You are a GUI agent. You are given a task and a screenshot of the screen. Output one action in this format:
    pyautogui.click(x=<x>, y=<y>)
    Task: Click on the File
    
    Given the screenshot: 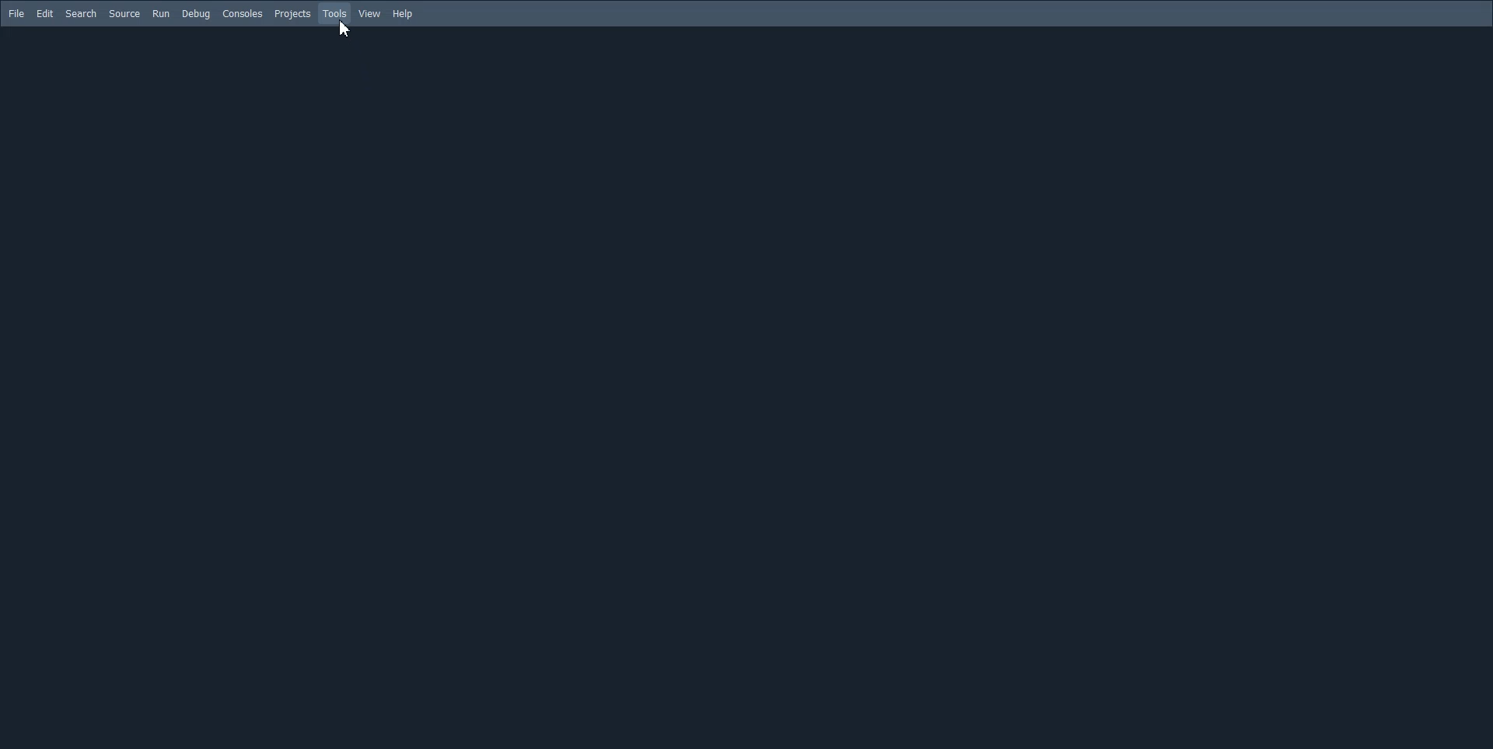 What is the action you would take?
    pyautogui.click(x=16, y=13)
    